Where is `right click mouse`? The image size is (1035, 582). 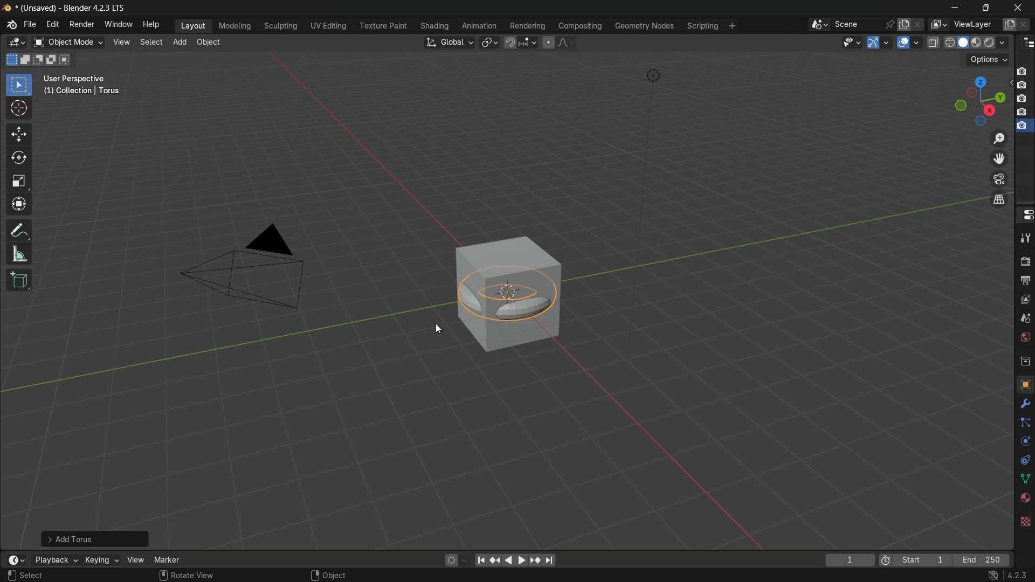
right click mouse is located at coordinates (314, 575).